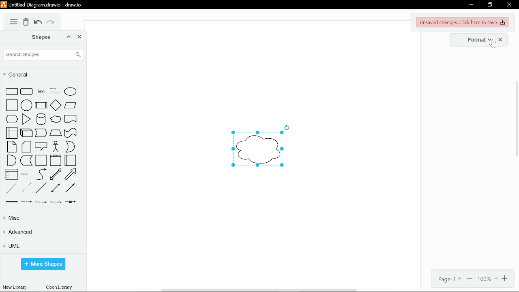 The image size is (519, 292). Describe the element at coordinates (26, 119) in the screenshot. I see `triangle` at that location.